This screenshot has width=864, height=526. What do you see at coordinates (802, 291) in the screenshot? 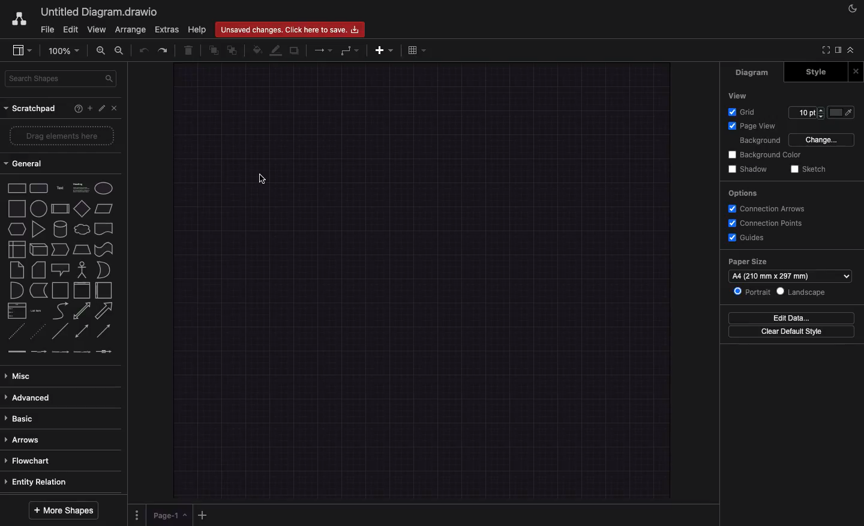
I see `Landscape` at bounding box center [802, 291].